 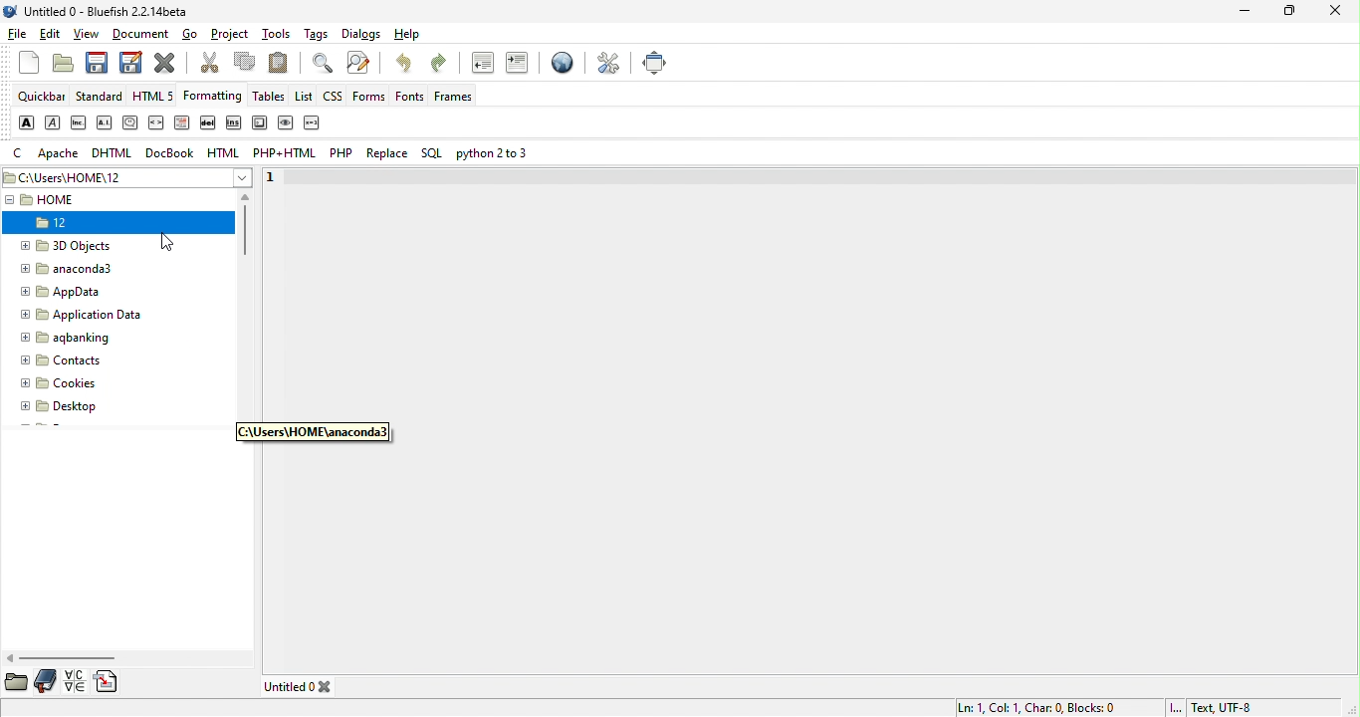 What do you see at coordinates (69, 200) in the screenshot?
I see `home` at bounding box center [69, 200].